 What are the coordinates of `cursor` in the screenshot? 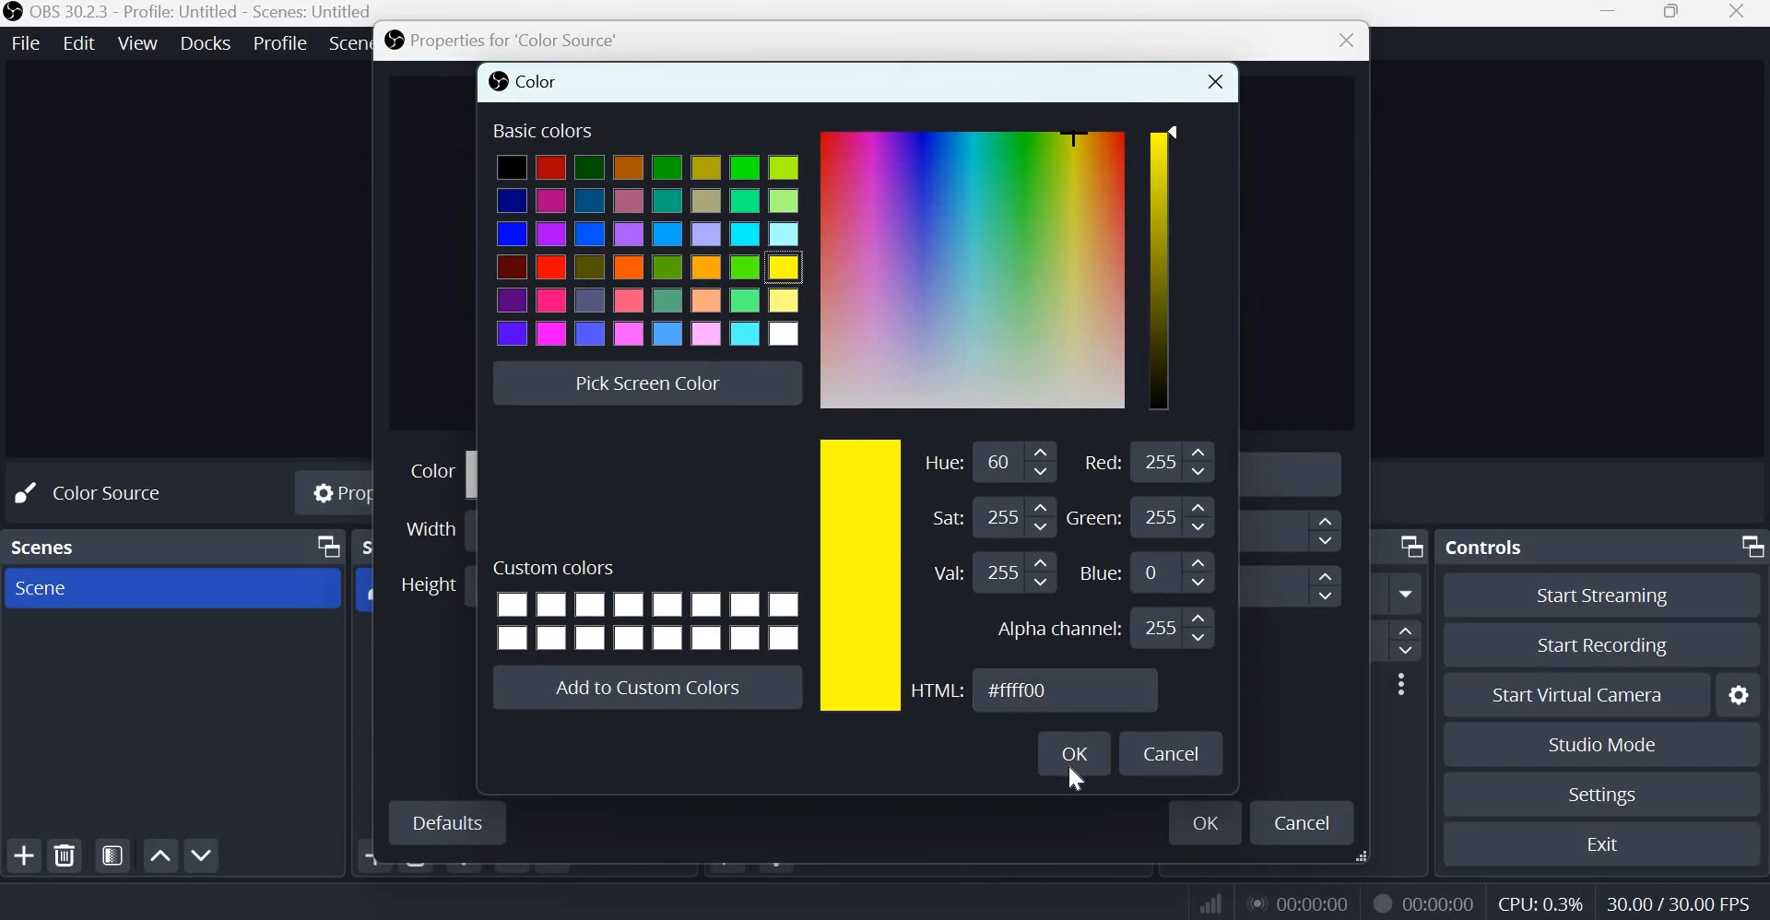 It's located at (1077, 778).